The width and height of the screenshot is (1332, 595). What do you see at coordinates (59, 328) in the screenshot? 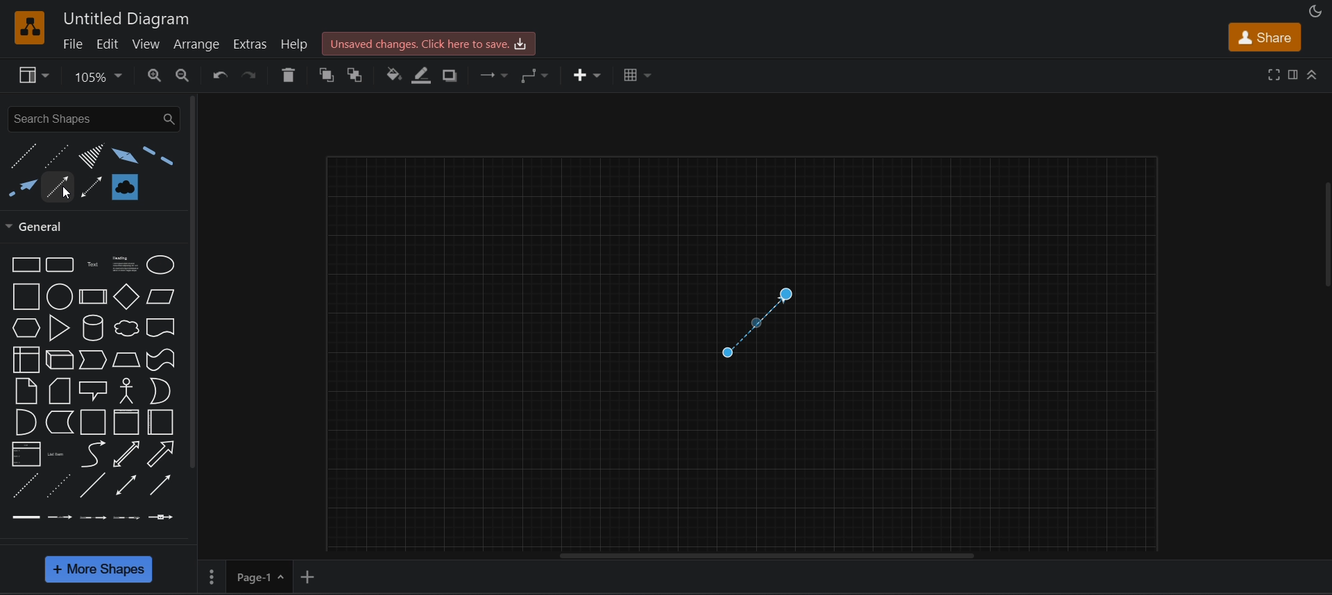
I see `triangle` at bounding box center [59, 328].